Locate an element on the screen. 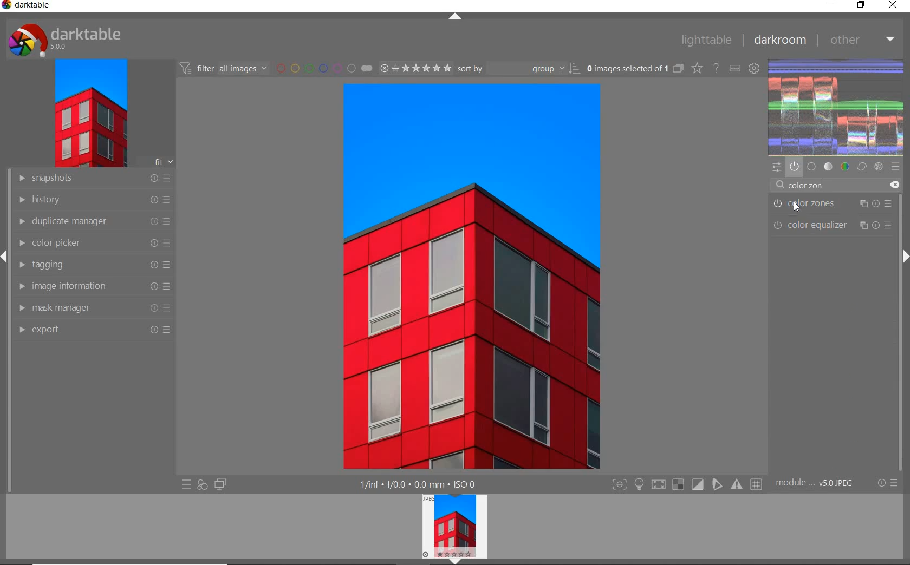 This screenshot has width=910, height=565. enable for online help is located at coordinates (717, 68).